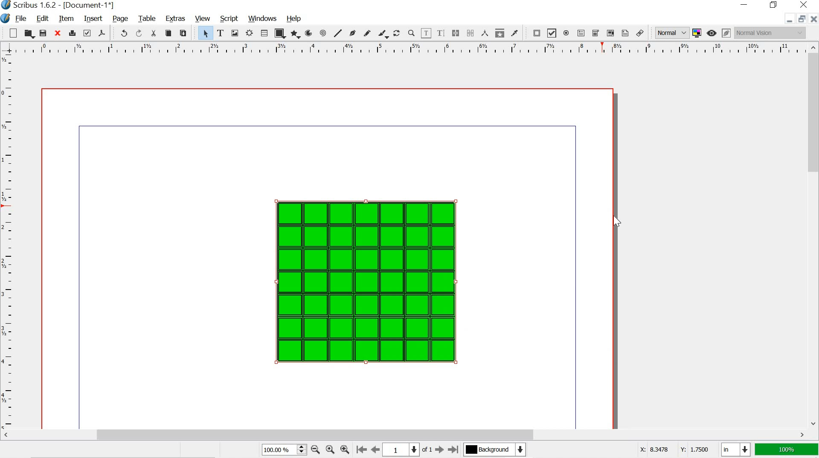  I want to click on redo, so click(138, 33).